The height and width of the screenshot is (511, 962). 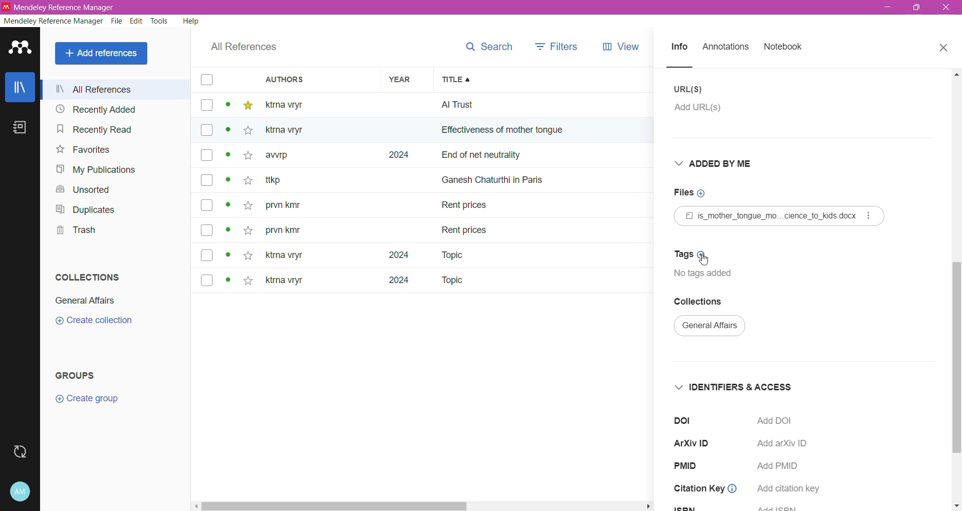 I want to click on File, so click(x=118, y=21).